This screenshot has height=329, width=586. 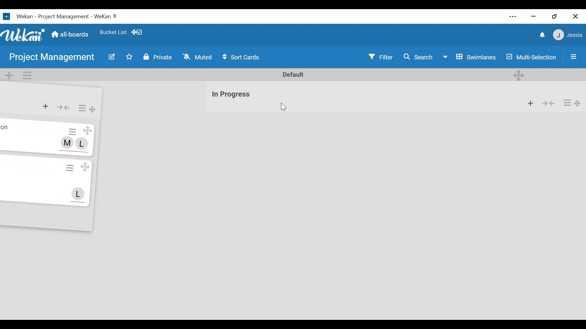 I want to click on Drag Card, so click(x=87, y=130).